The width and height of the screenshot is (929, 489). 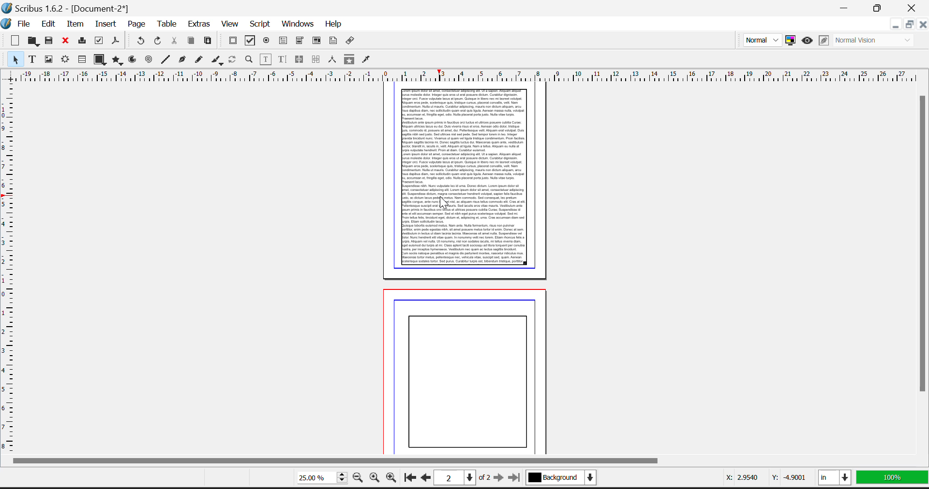 What do you see at coordinates (893, 480) in the screenshot?
I see `100%` at bounding box center [893, 480].